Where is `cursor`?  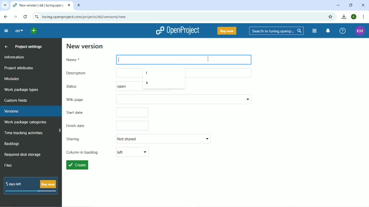 cursor is located at coordinates (207, 57).